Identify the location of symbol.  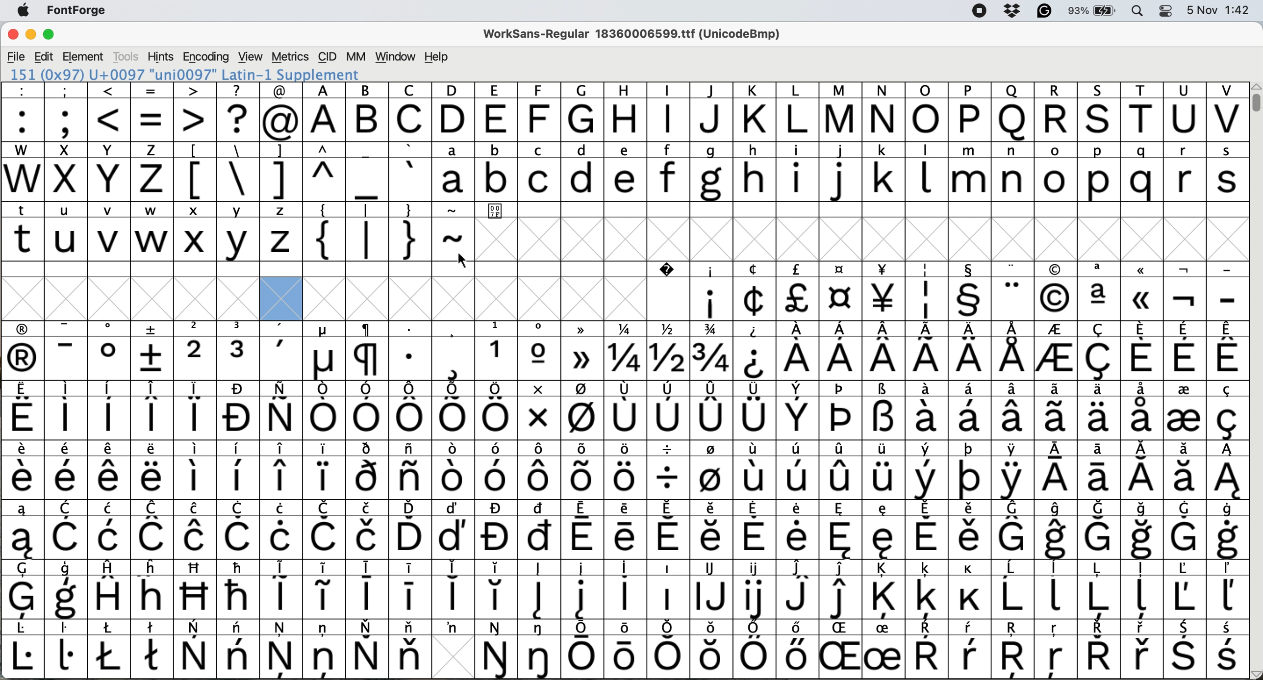
(1057, 352).